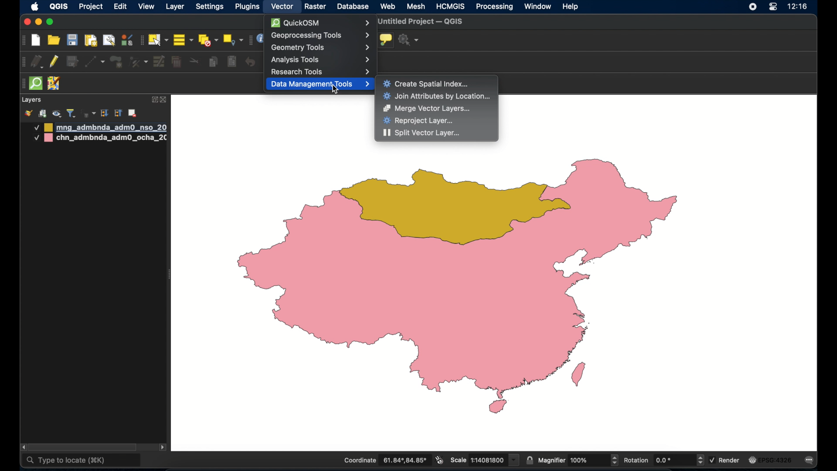 The width and height of the screenshot is (837, 471). I want to click on quick som, so click(35, 84).